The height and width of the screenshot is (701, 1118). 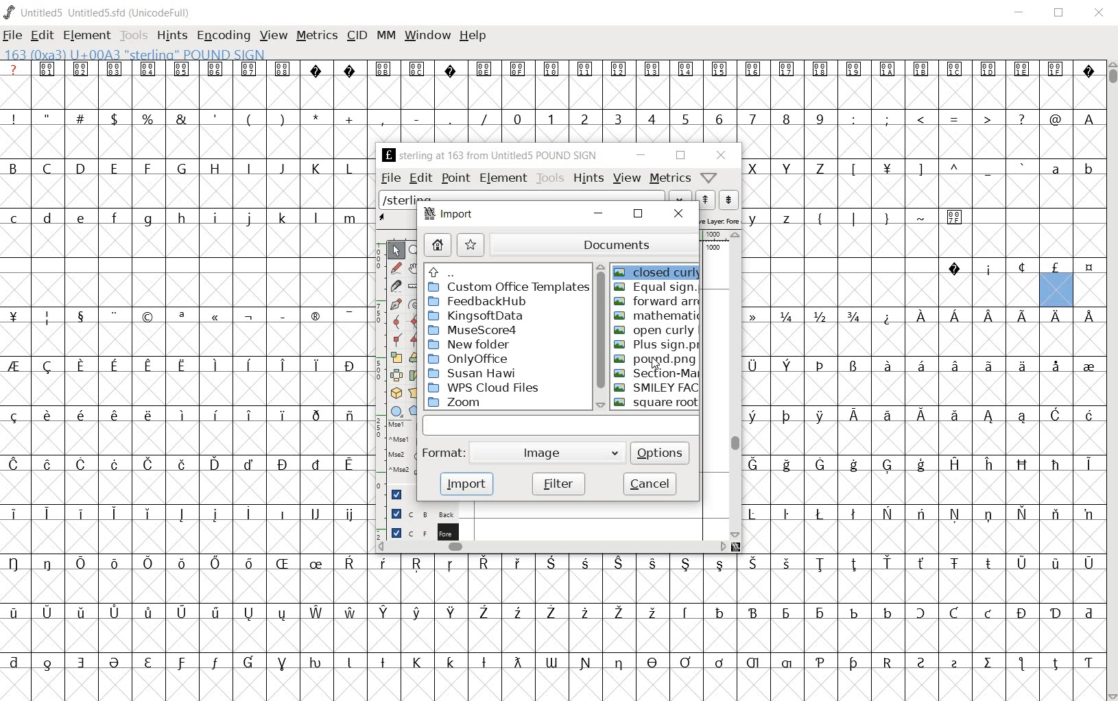 What do you see at coordinates (214, 514) in the screenshot?
I see `Symbol` at bounding box center [214, 514].